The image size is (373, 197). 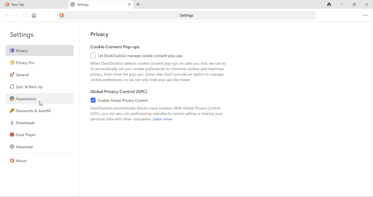 What do you see at coordinates (105, 35) in the screenshot?
I see `privacy` at bounding box center [105, 35].